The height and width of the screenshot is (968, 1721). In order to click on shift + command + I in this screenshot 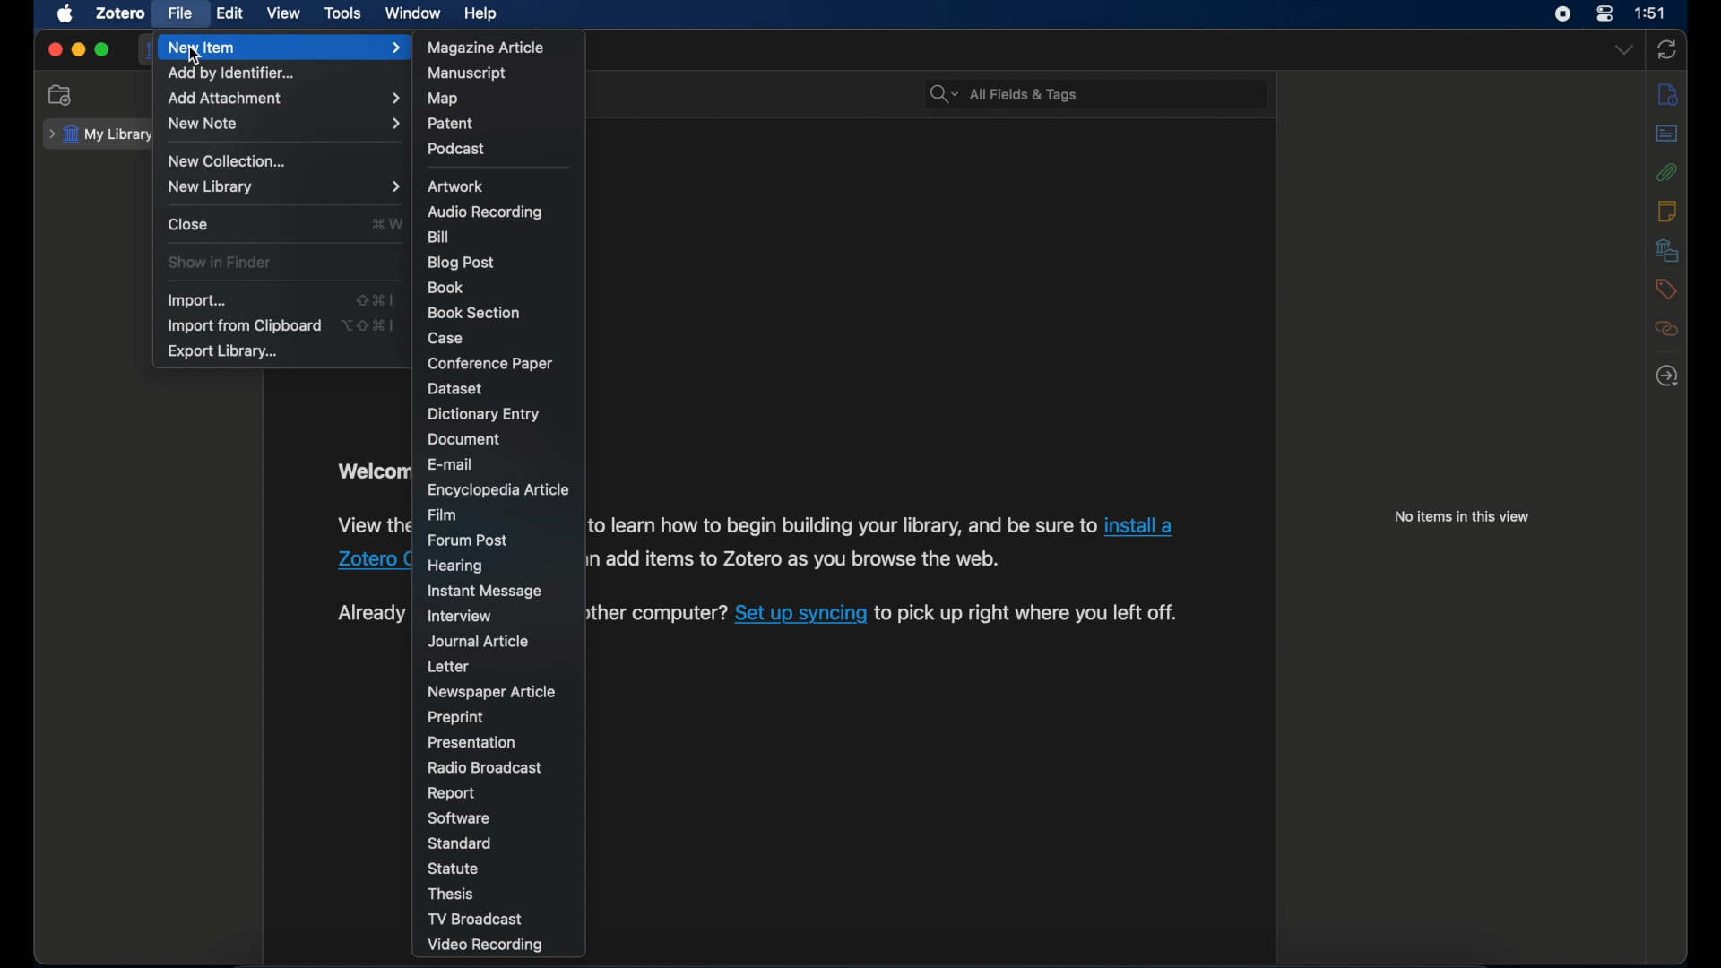, I will do `click(375, 298)`.